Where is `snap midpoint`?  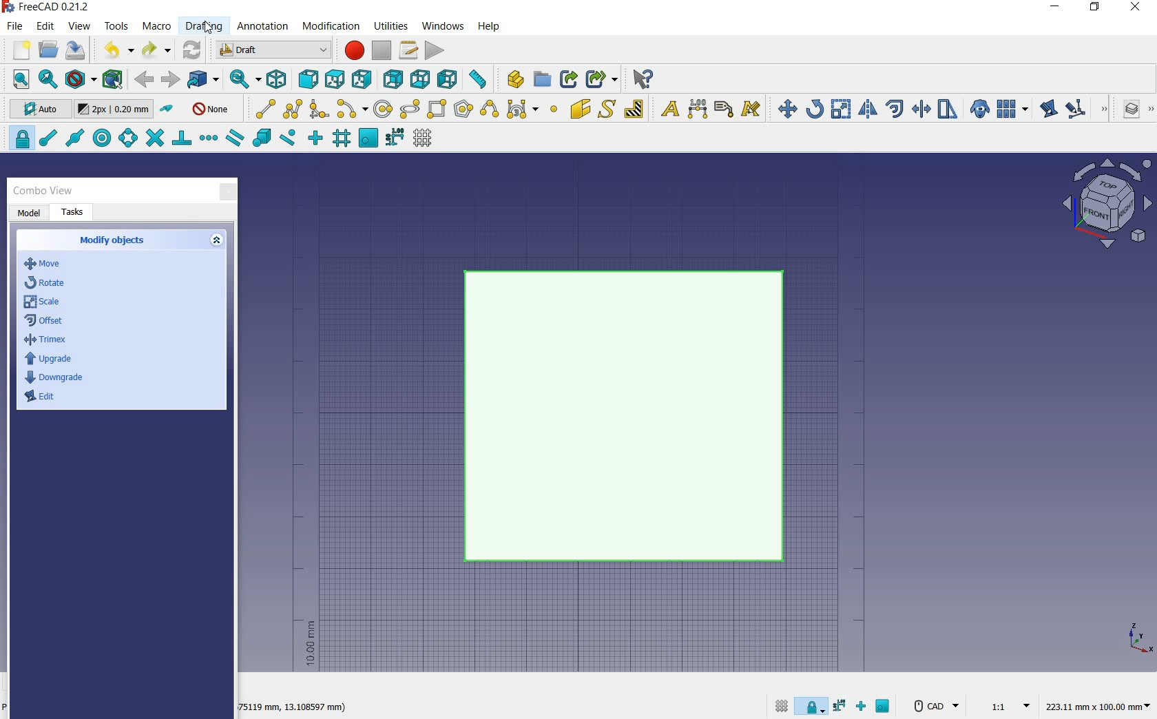 snap midpoint is located at coordinates (74, 137).